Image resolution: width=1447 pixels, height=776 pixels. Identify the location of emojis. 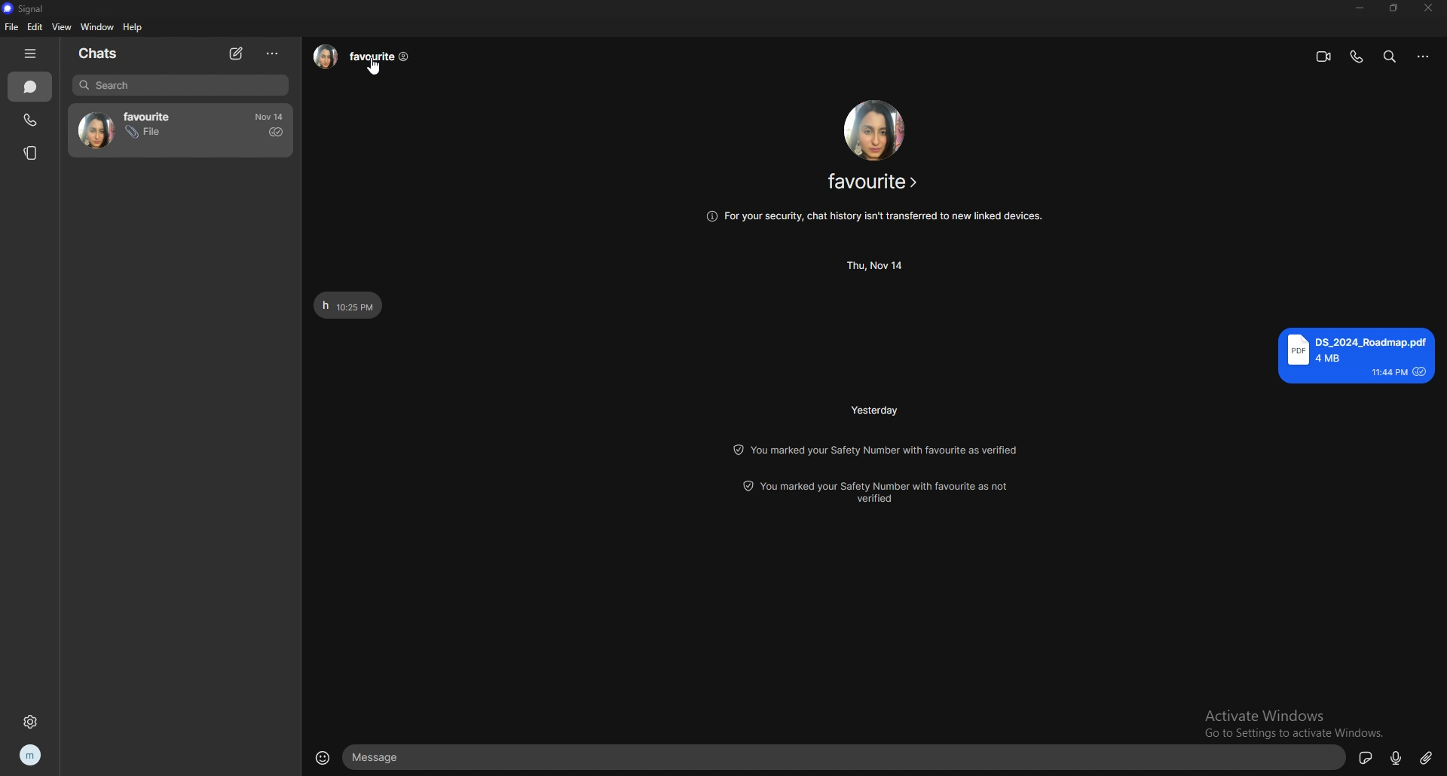
(326, 756).